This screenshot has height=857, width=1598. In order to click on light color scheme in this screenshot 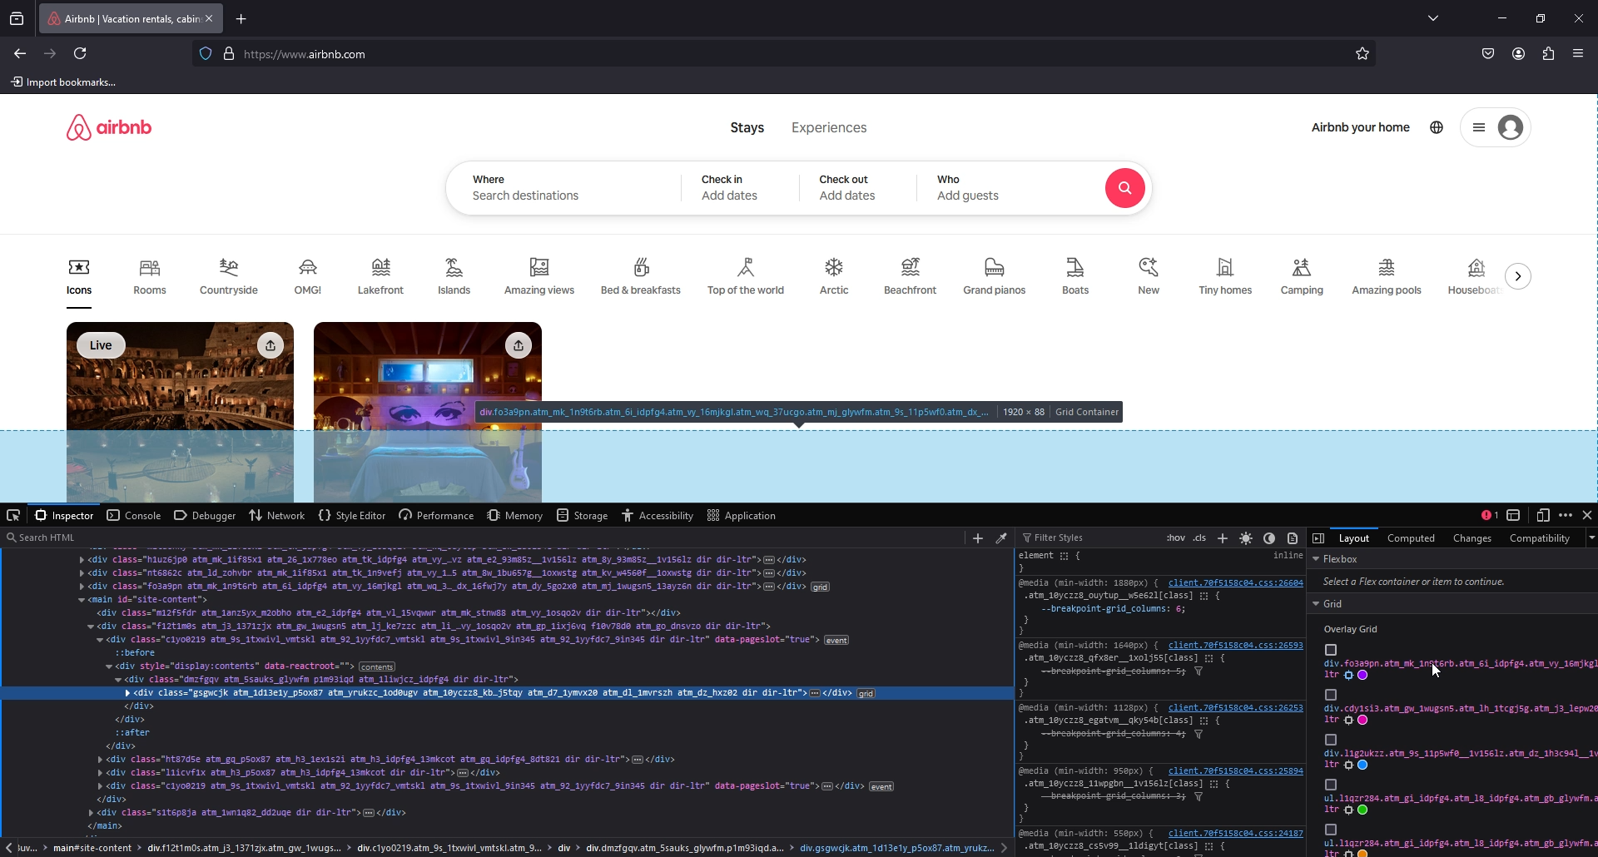, I will do `click(1247, 537)`.